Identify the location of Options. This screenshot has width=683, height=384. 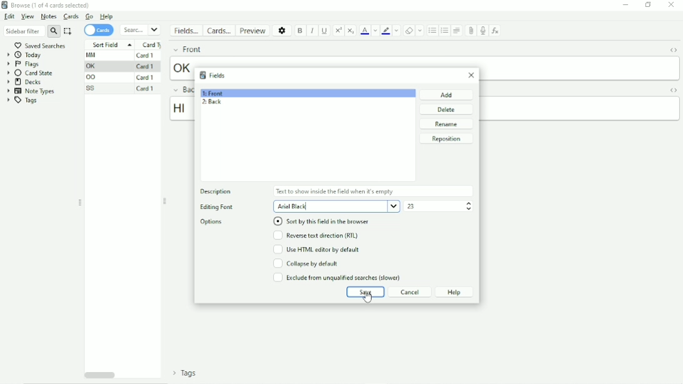
(211, 221).